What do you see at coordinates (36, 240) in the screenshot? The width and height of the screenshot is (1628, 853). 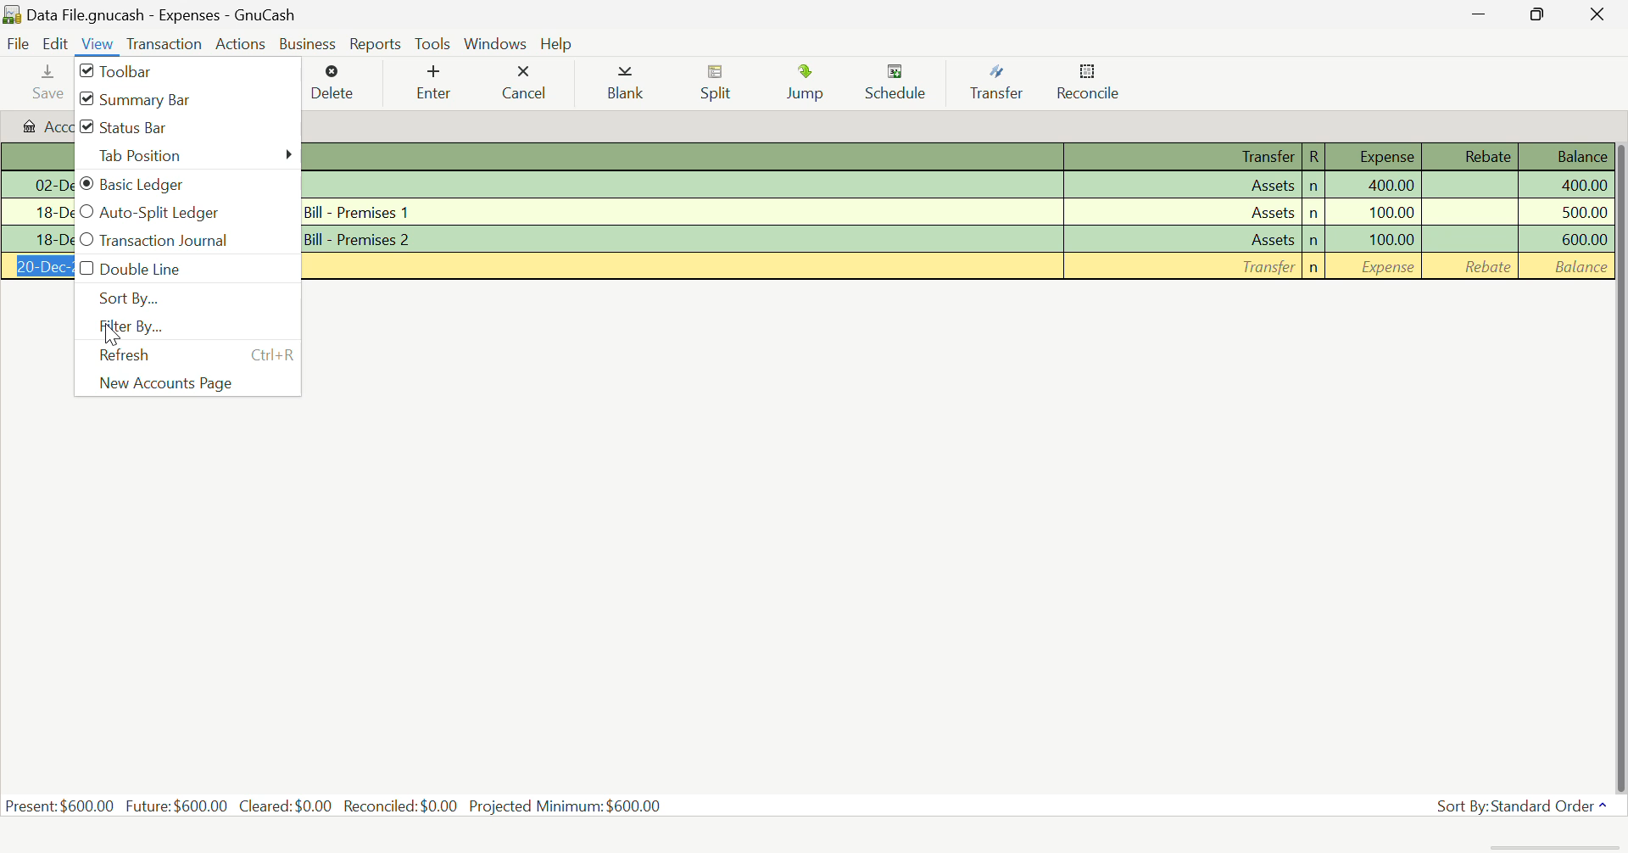 I see `Date` at bounding box center [36, 240].